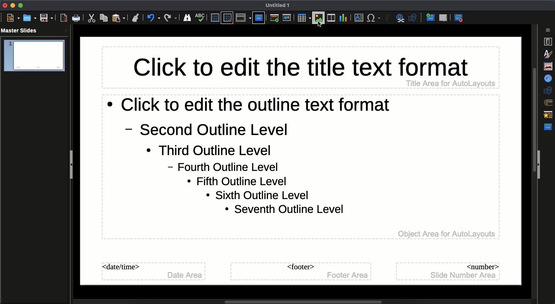 This screenshot has height=304, width=555. What do you see at coordinates (549, 79) in the screenshot?
I see `Navigator` at bounding box center [549, 79].